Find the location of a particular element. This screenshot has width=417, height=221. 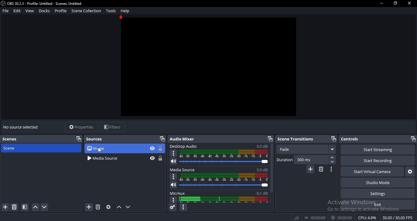

audio display is located at coordinates (224, 154).